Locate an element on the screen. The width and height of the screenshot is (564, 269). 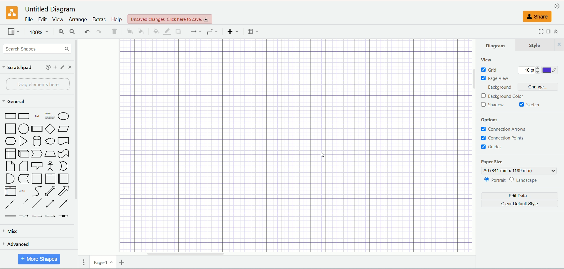
connection points is located at coordinates (503, 138).